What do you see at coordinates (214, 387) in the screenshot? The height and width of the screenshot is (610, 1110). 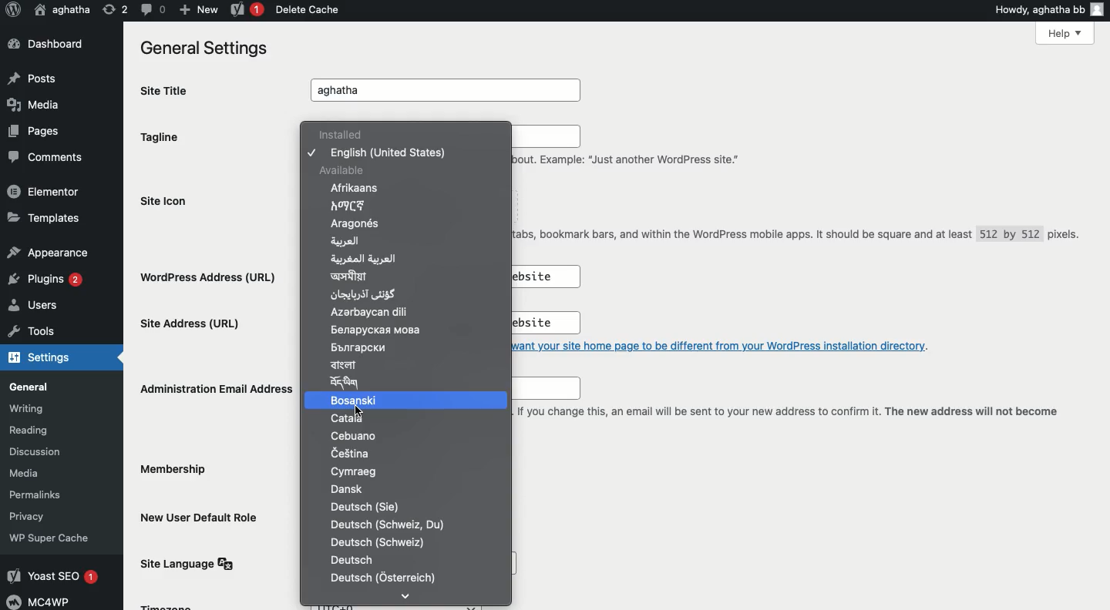 I see `Administration email address` at bounding box center [214, 387].